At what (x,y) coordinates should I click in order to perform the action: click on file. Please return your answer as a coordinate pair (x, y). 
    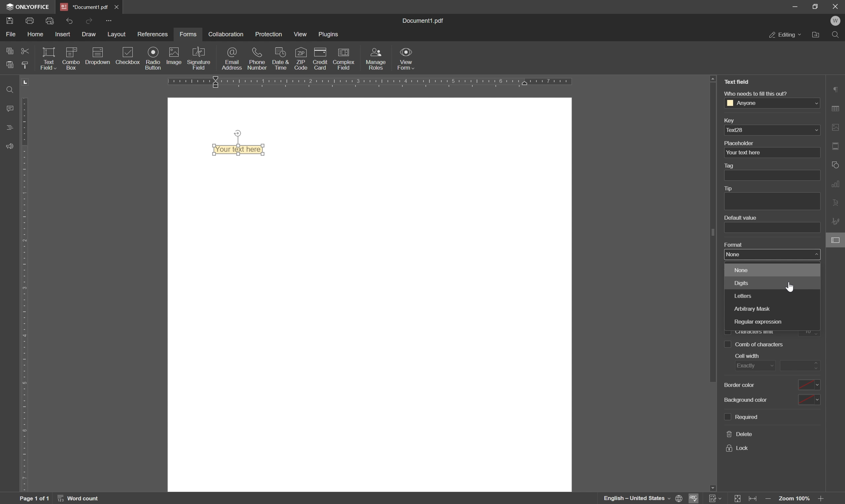
    Looking at the image, I should click on (11, 36).